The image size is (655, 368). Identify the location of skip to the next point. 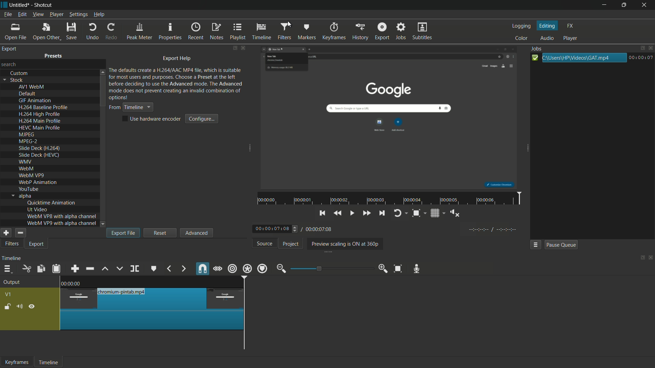
(380, 213).